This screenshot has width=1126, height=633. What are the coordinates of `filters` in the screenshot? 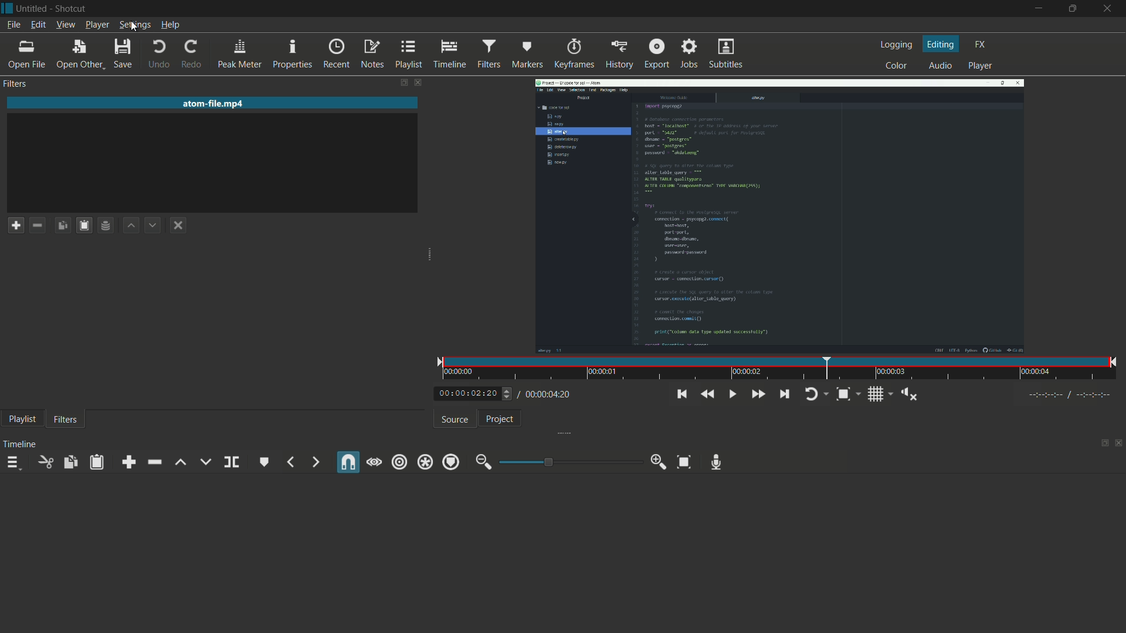 It's located at (15, 84).